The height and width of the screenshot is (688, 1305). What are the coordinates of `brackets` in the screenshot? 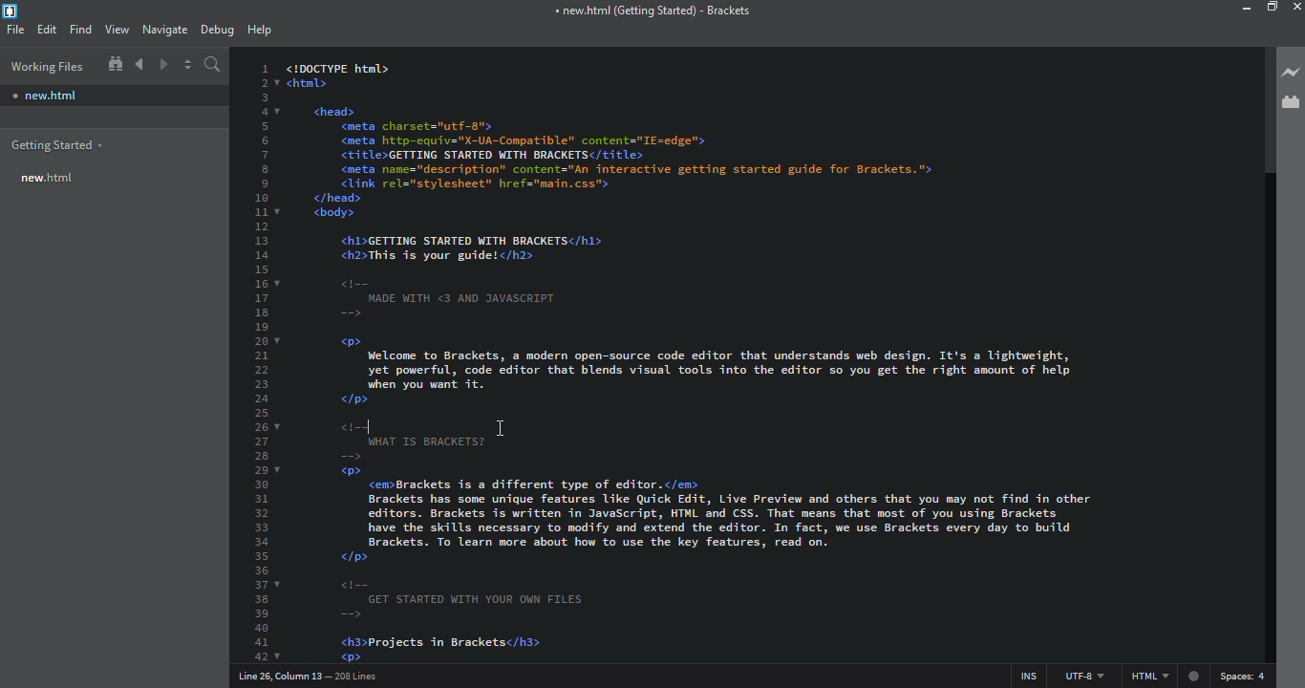 It's located at (651, 12).